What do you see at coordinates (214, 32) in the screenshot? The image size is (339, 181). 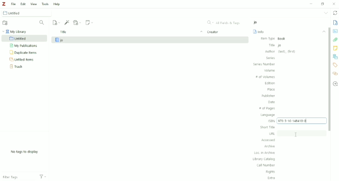 I see `Ceator` at bounding box center [214, 32].